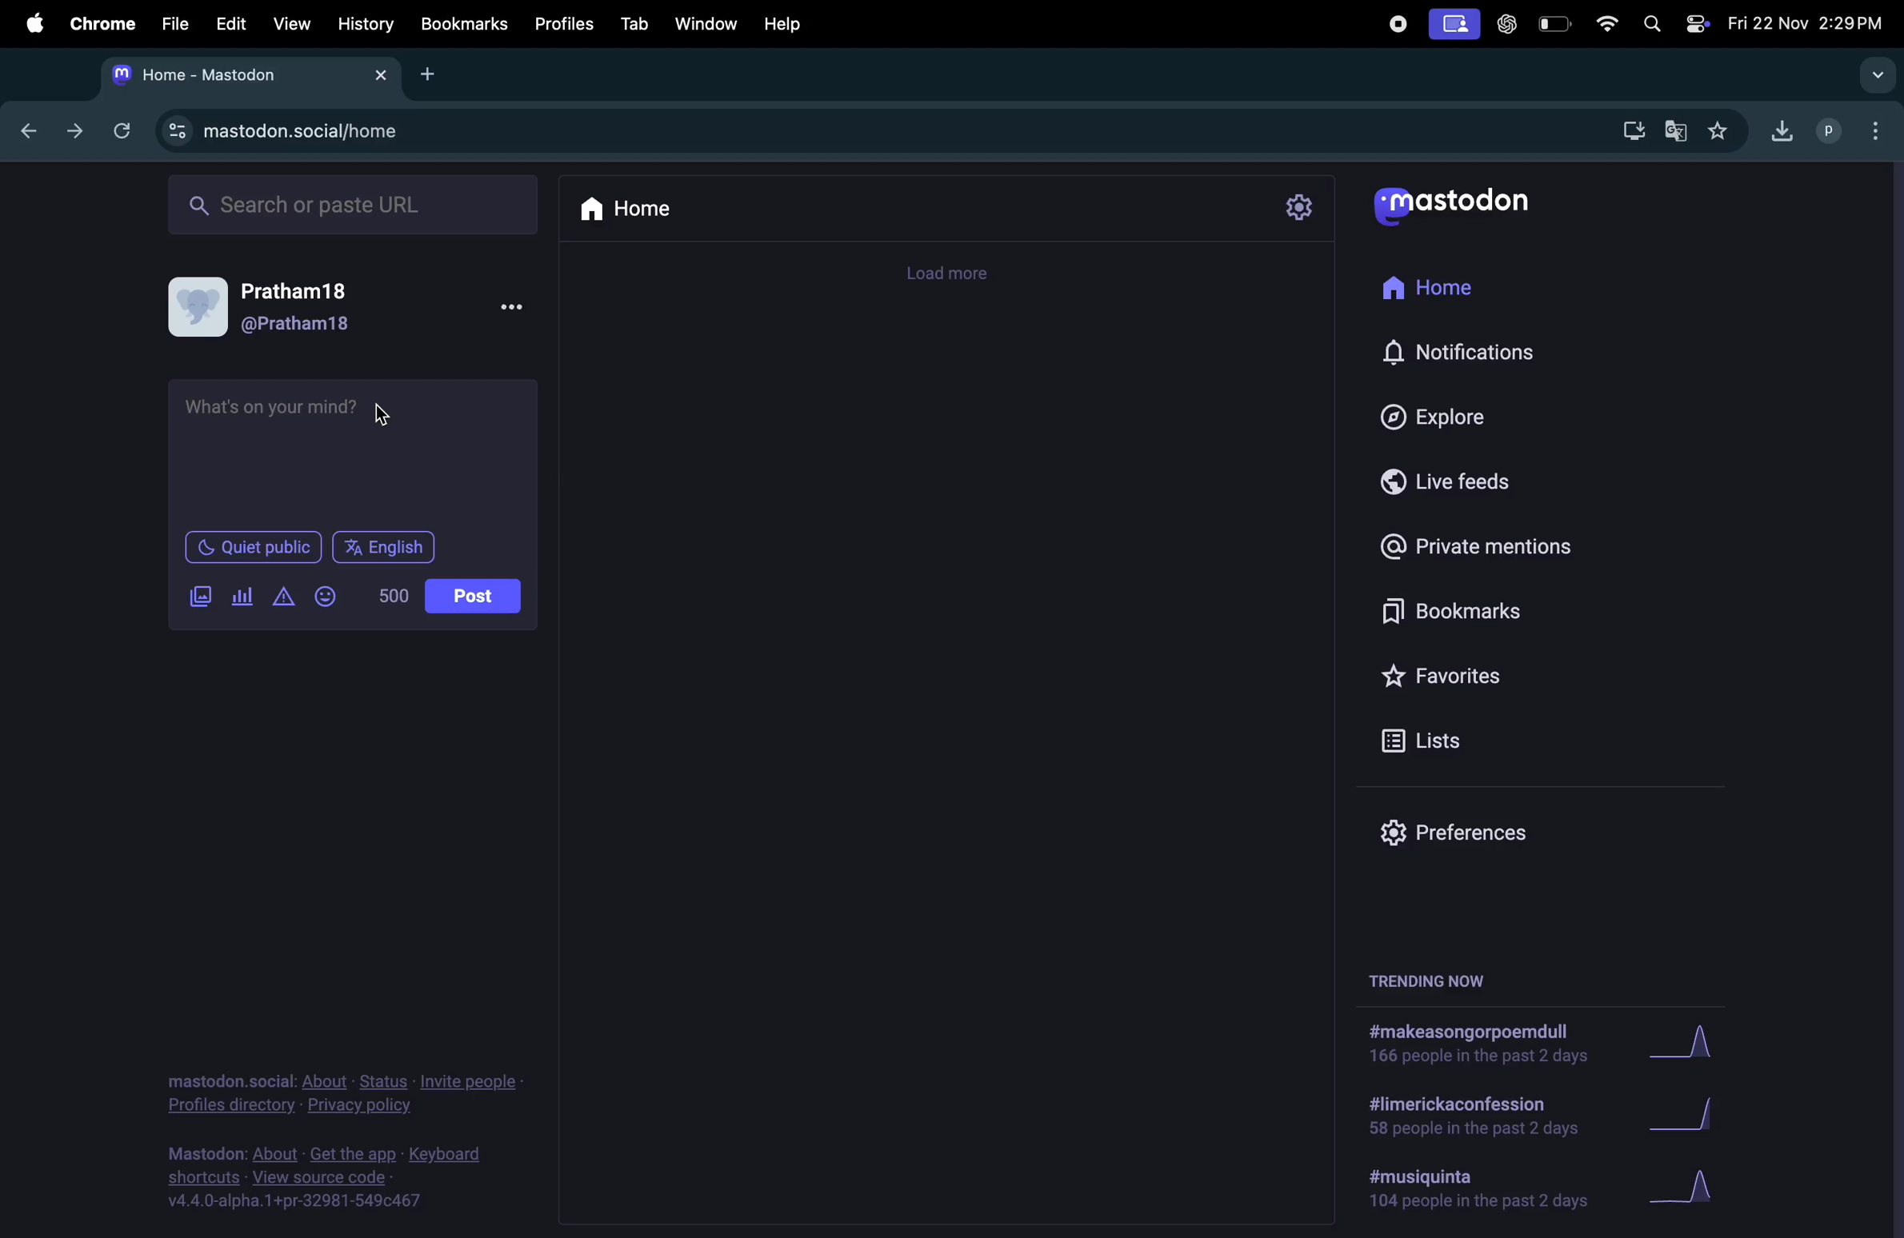  I want to click on favorites, so click(1723, 132).